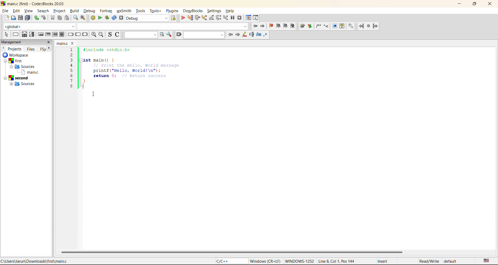 The height and width of the screenshot is (265, 498). What do you see at coordinates (93, 94) in the screenshot?
I see `cursor` at bounding box center [93, 94].